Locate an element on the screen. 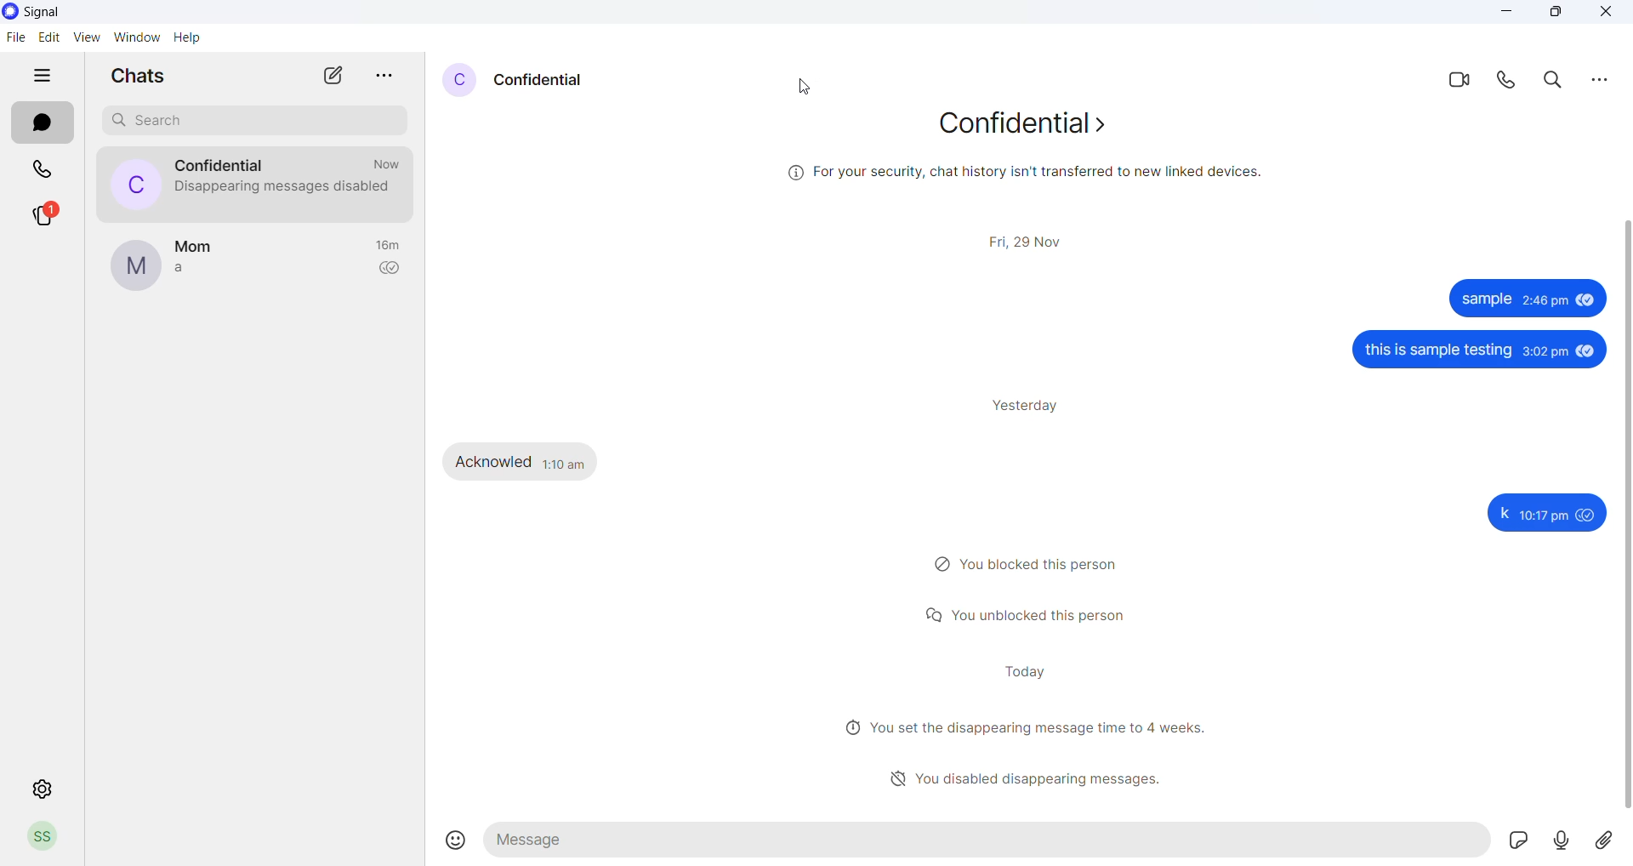 This screenshot has width=1633, height=866.  is located at coordinates (1028, 672).